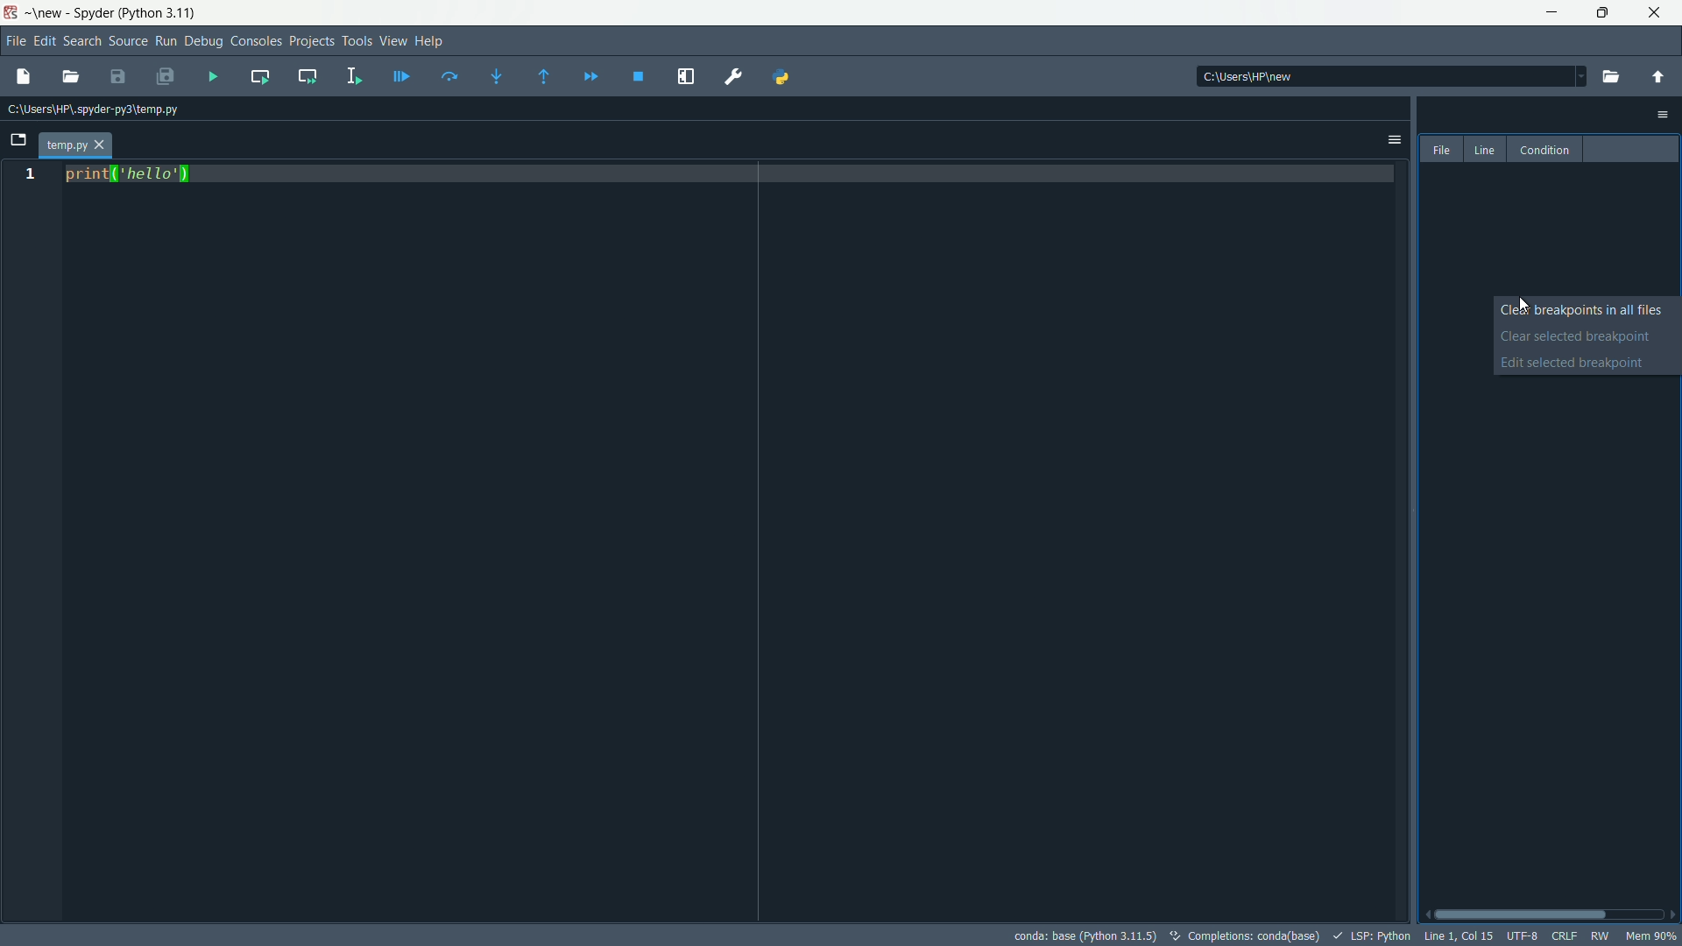 The height and width of the screenshot is (946, 1682). I want to click on run file, so click(213, 75).